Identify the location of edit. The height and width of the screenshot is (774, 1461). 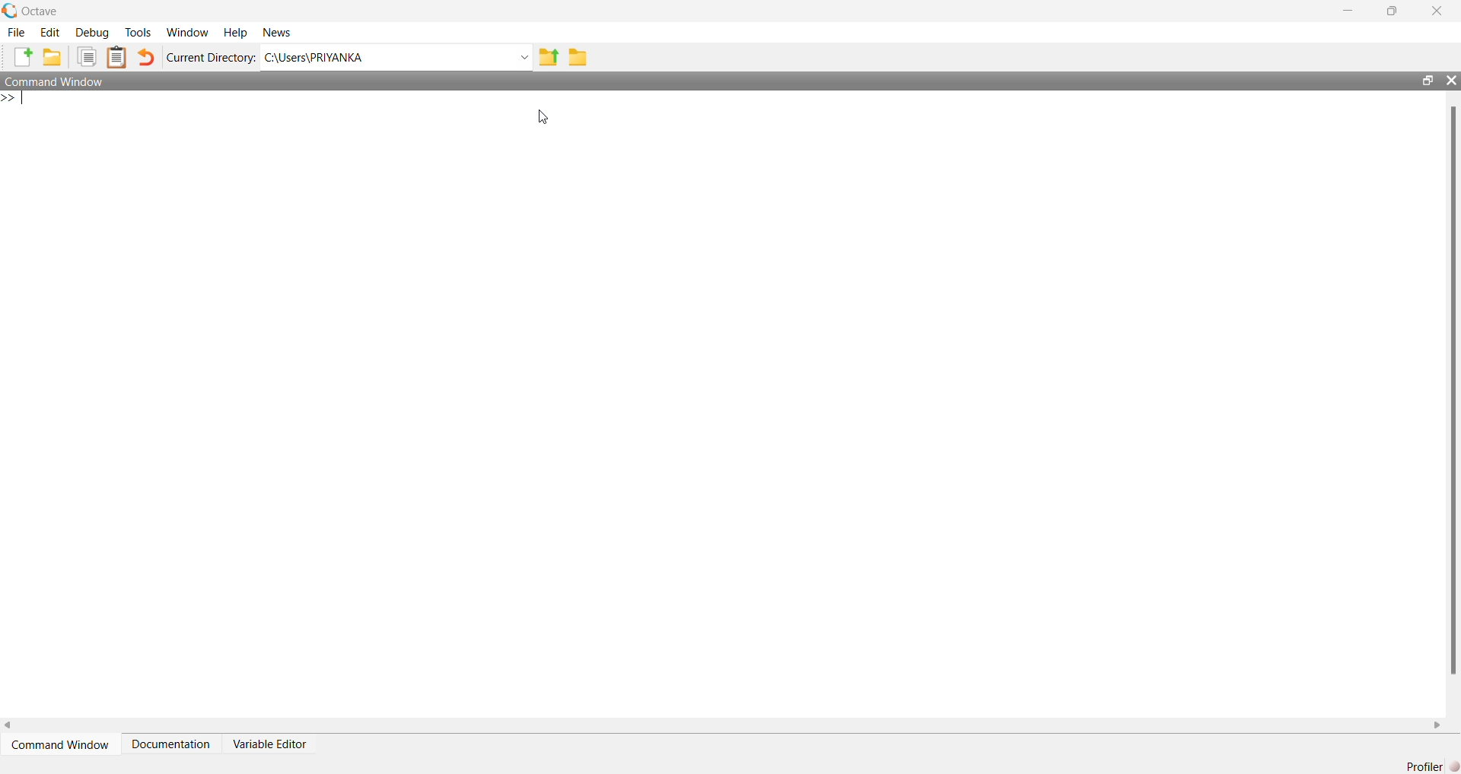
(49, 33).